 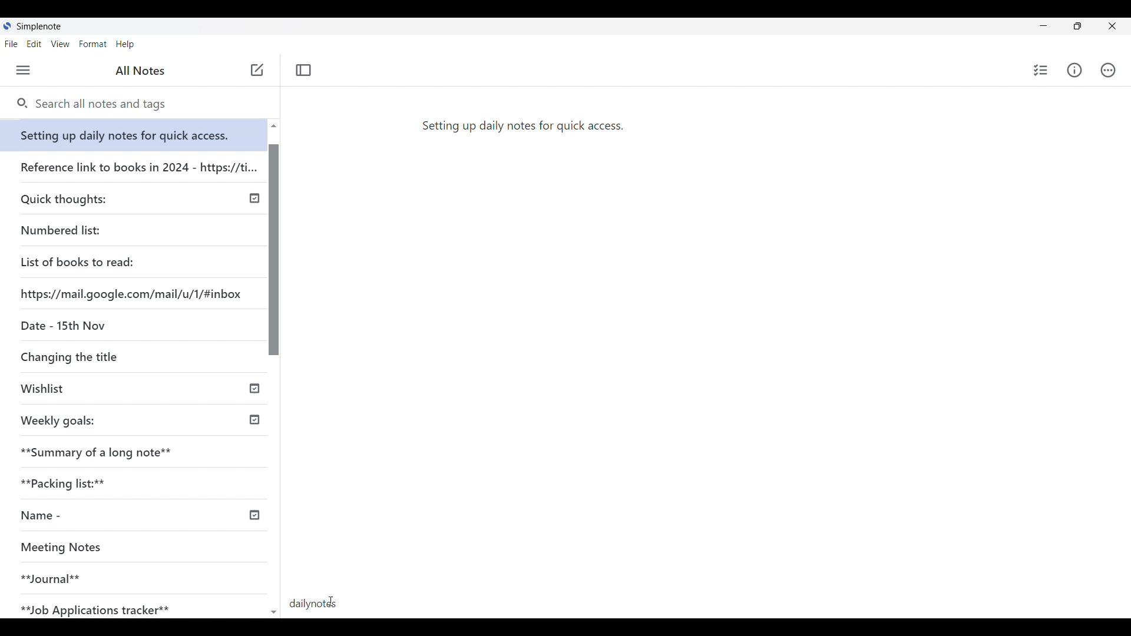 What do you see at coordinates (137, 163) in the screenshot?
I see `reference link to books in 2024 - https://ti...` at bounding box center [137, 163].